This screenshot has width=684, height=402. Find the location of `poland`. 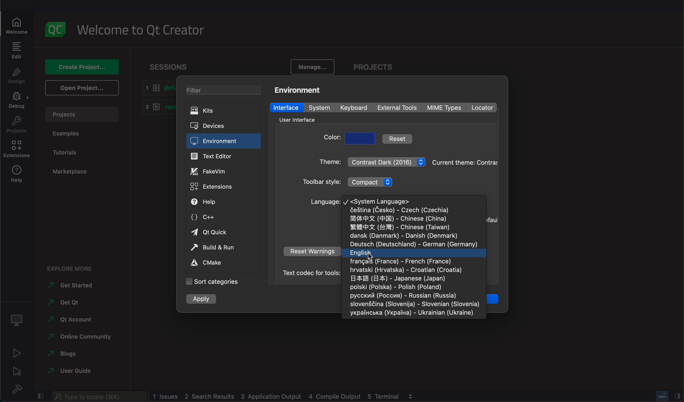

poland is located at coordinates (397, 288).